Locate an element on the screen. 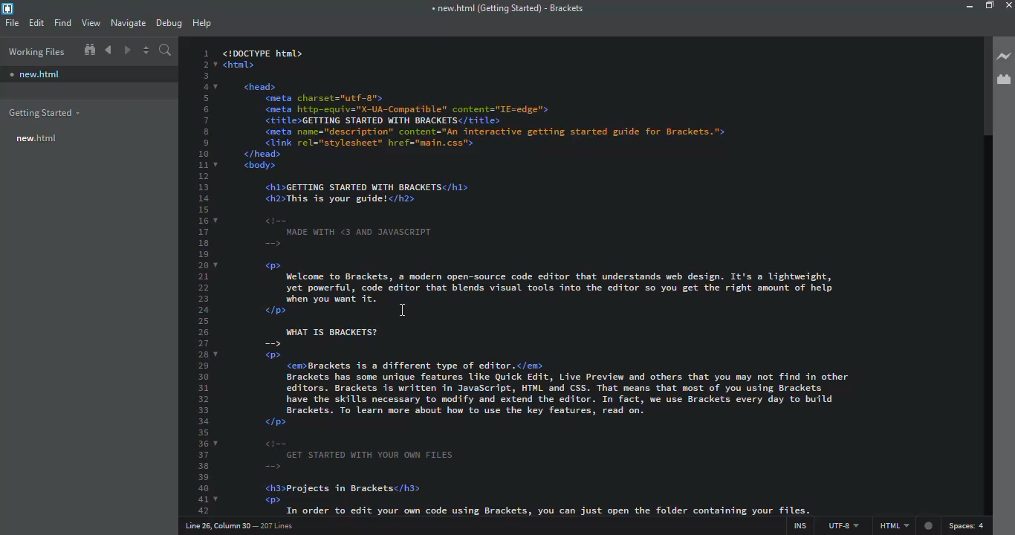  getting started is located at coordinates (46, 111).